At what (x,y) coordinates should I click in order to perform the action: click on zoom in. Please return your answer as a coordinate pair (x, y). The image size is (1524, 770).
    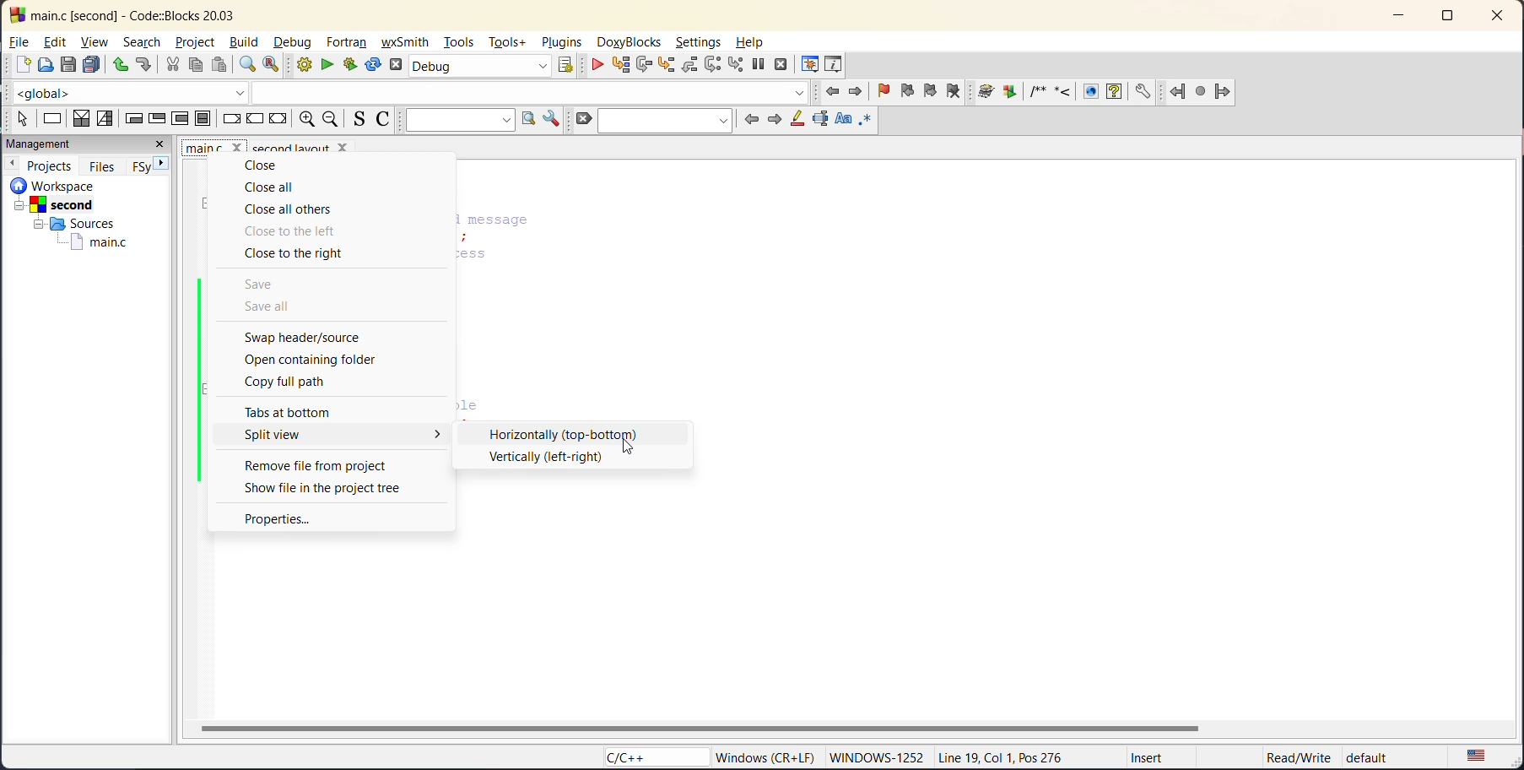
    Looking at the image, I should click on (308, 119).